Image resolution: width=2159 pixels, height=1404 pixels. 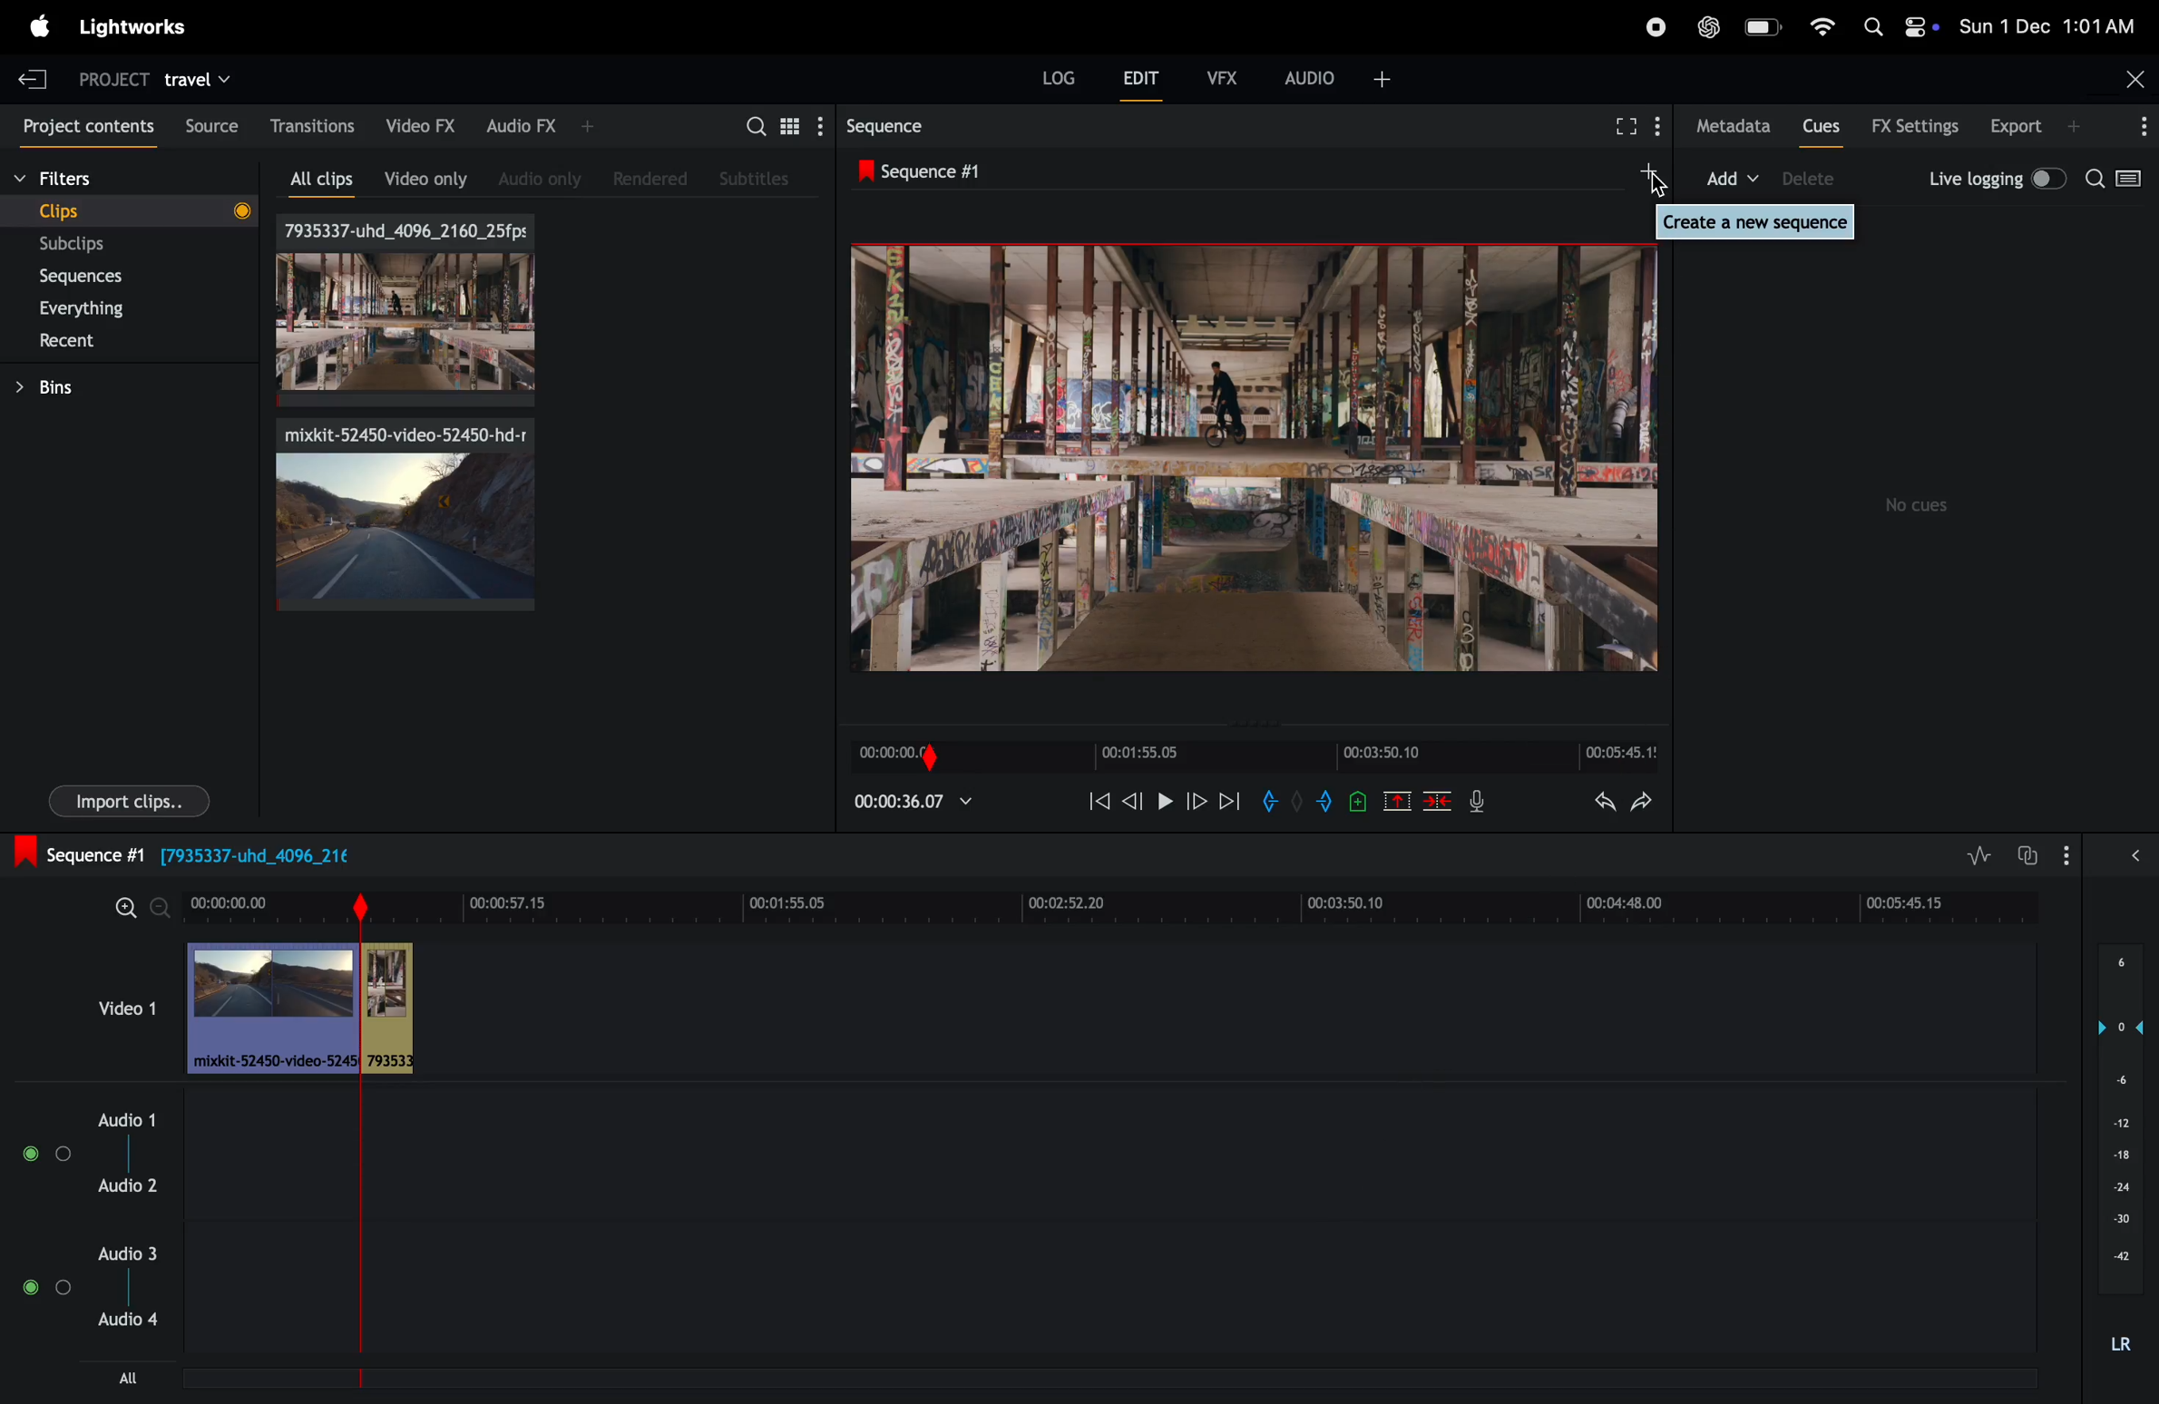 I want to click on Audio 2, so click(x=131, y=1188).